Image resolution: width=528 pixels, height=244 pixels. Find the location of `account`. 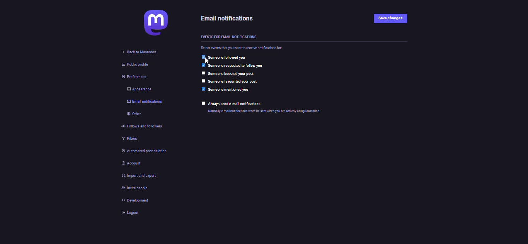

account is located at coordinates (133, 164).